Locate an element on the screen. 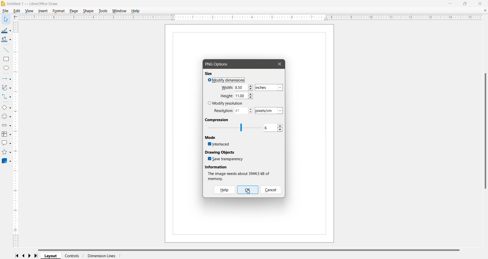 The width and height of the screenshot is (488, 259). Close Document is located at coordinates (485, 11).